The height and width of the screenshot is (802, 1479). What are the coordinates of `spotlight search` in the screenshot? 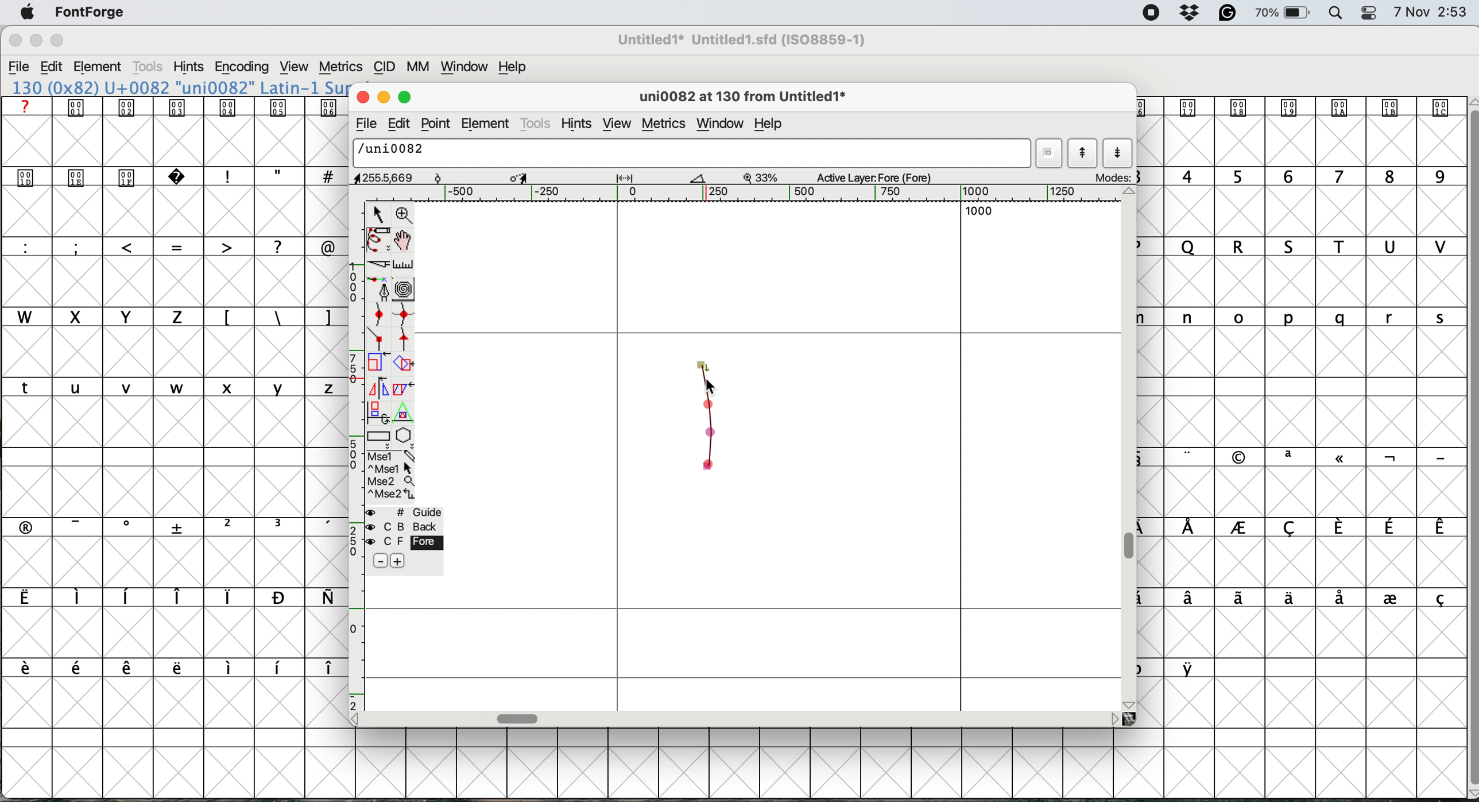 It's located at (1337, 13).